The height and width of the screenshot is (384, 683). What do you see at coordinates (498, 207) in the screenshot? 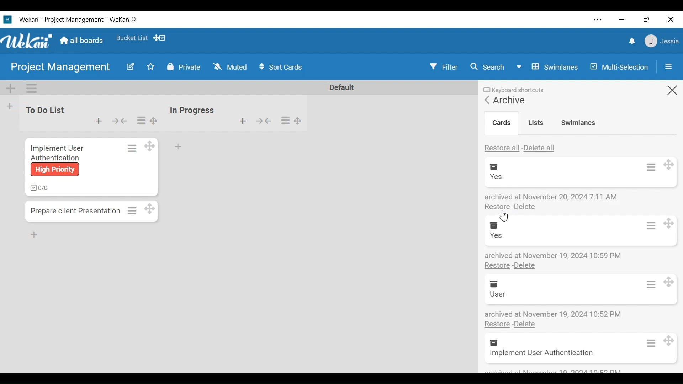
I see `restore` at bounding box center [498, 207].